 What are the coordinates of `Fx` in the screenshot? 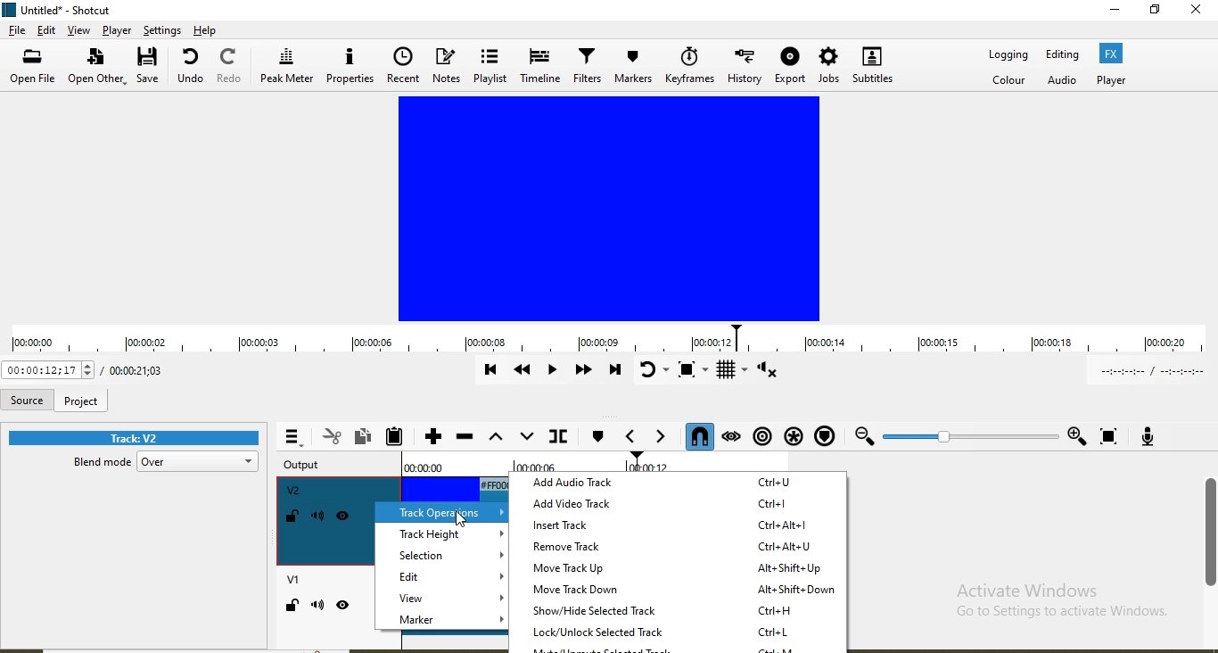 It's located at (1112, 54).